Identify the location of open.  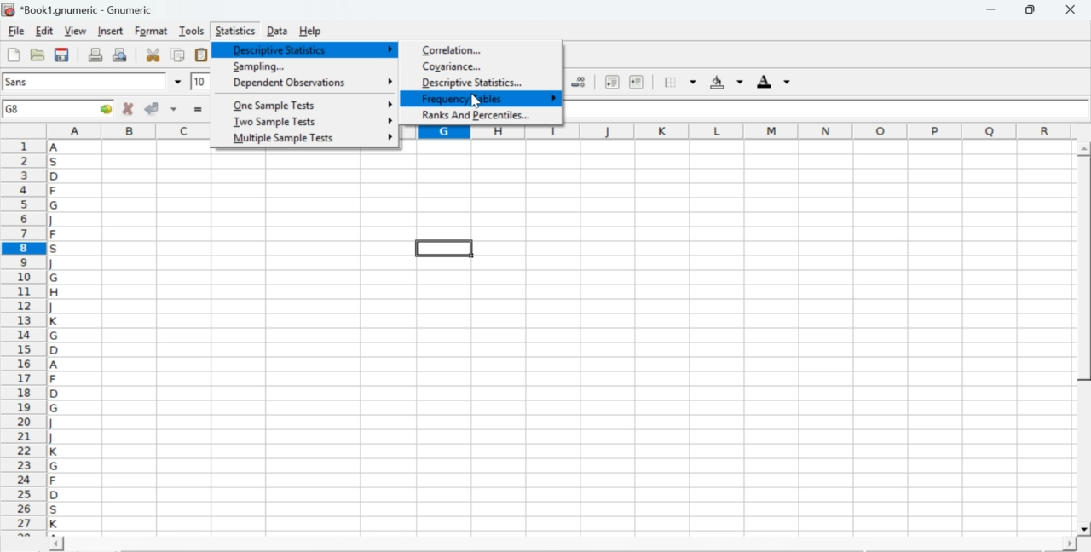
(36, 55).